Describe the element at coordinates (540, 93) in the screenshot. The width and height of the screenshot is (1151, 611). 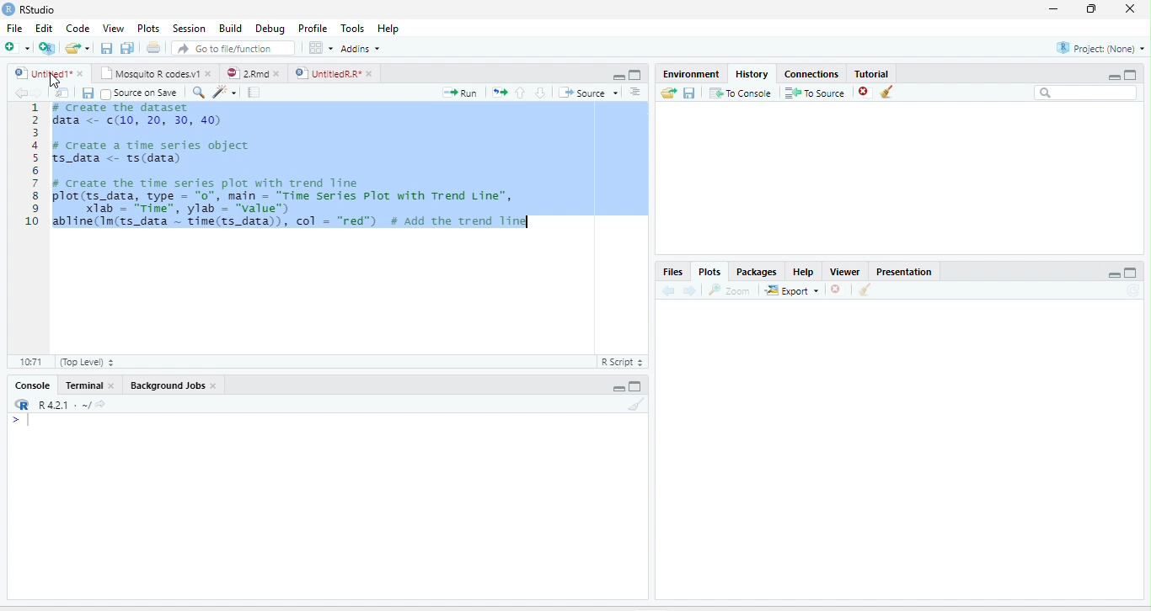
I see `Go to next section/chunk` at that location.